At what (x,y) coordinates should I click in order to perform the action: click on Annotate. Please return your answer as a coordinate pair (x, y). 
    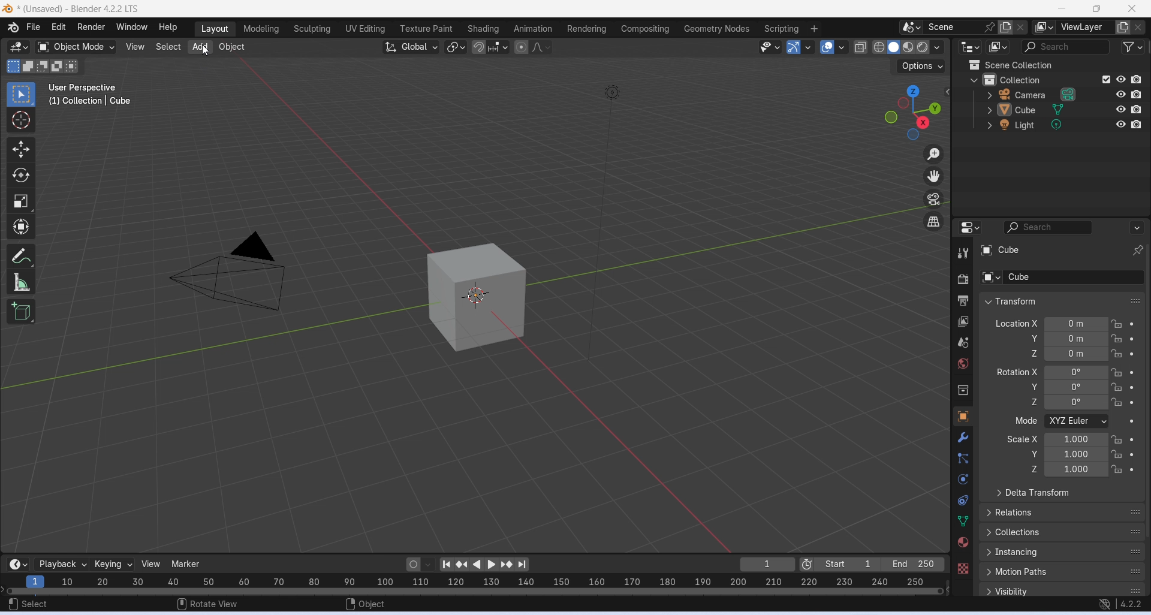
    Looking at the image, I should click on (23, 255).